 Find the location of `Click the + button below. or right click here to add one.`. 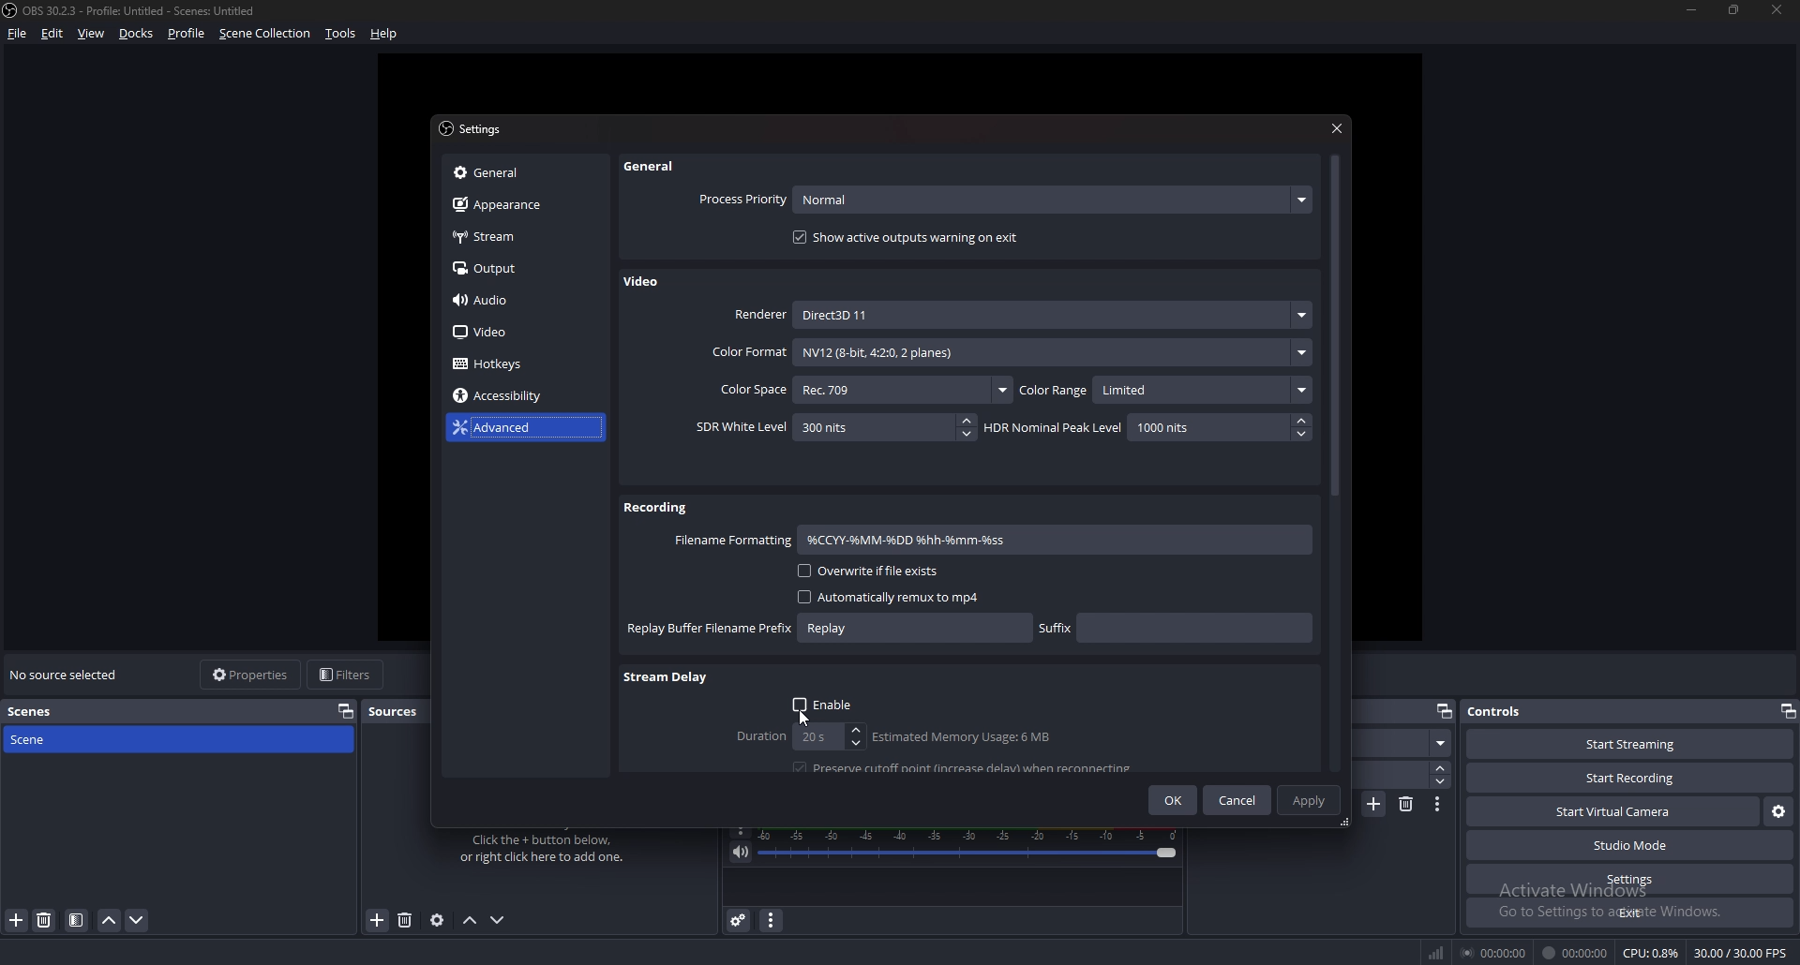

Click the + button below. or right click here to add one. is located at coordinates (546, 849).